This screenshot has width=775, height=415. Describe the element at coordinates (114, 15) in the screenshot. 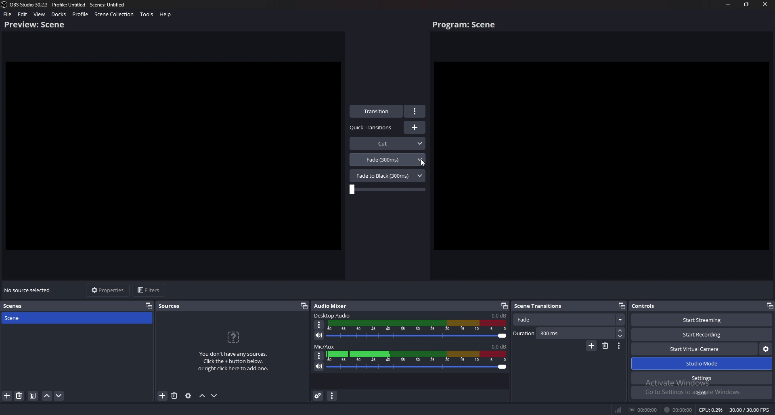

I see `scene collection` at that location.